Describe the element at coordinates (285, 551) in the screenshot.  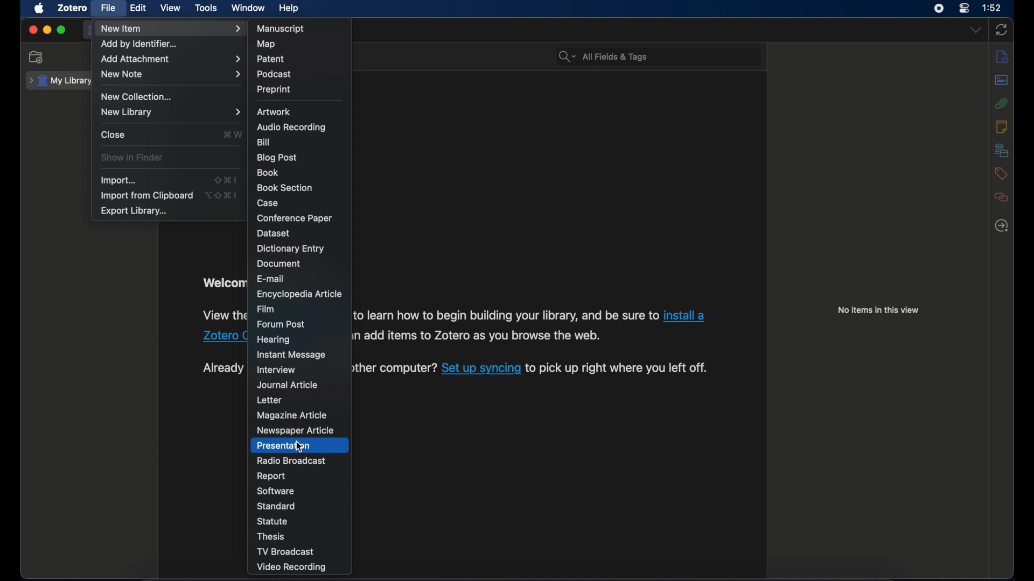
I see `tv broadcast` at that location.